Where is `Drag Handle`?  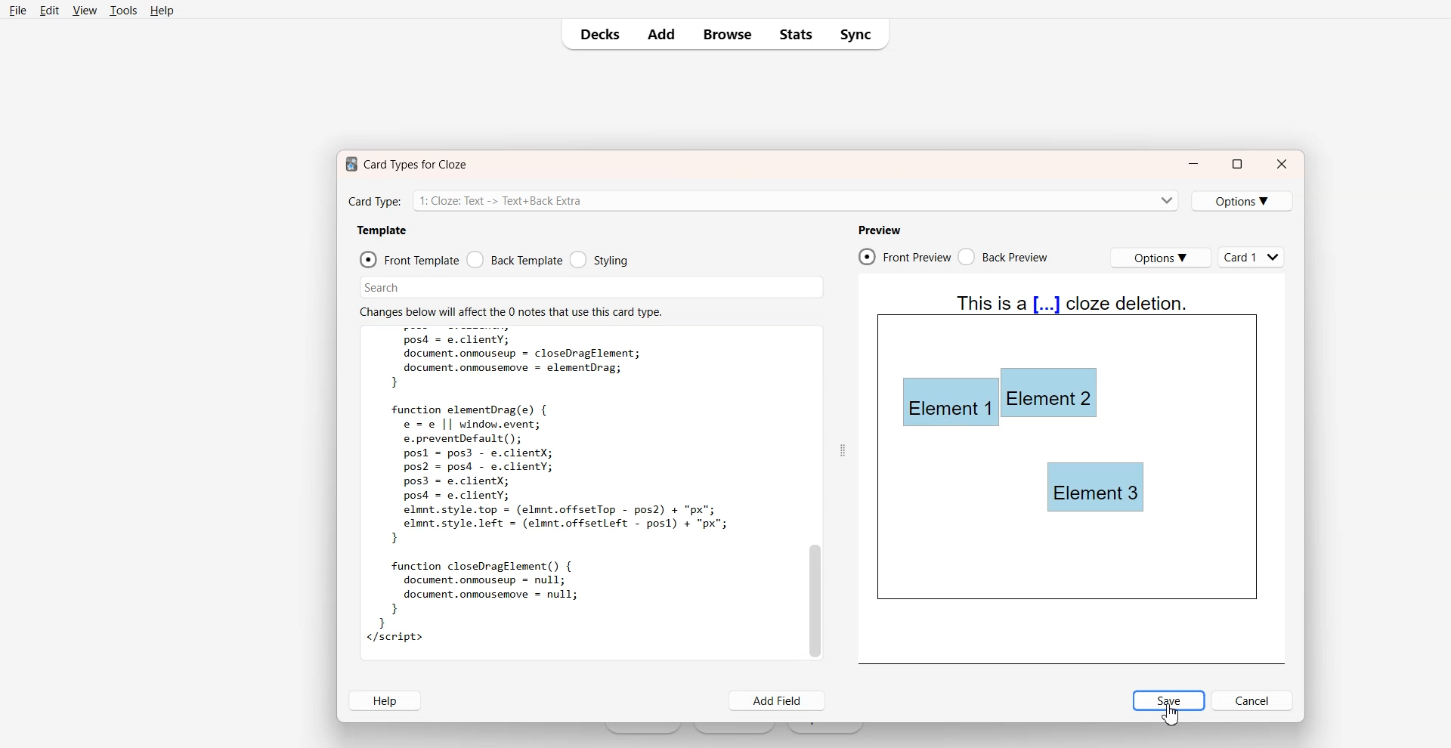
Drag Handle is located at coordinates (842, 450).